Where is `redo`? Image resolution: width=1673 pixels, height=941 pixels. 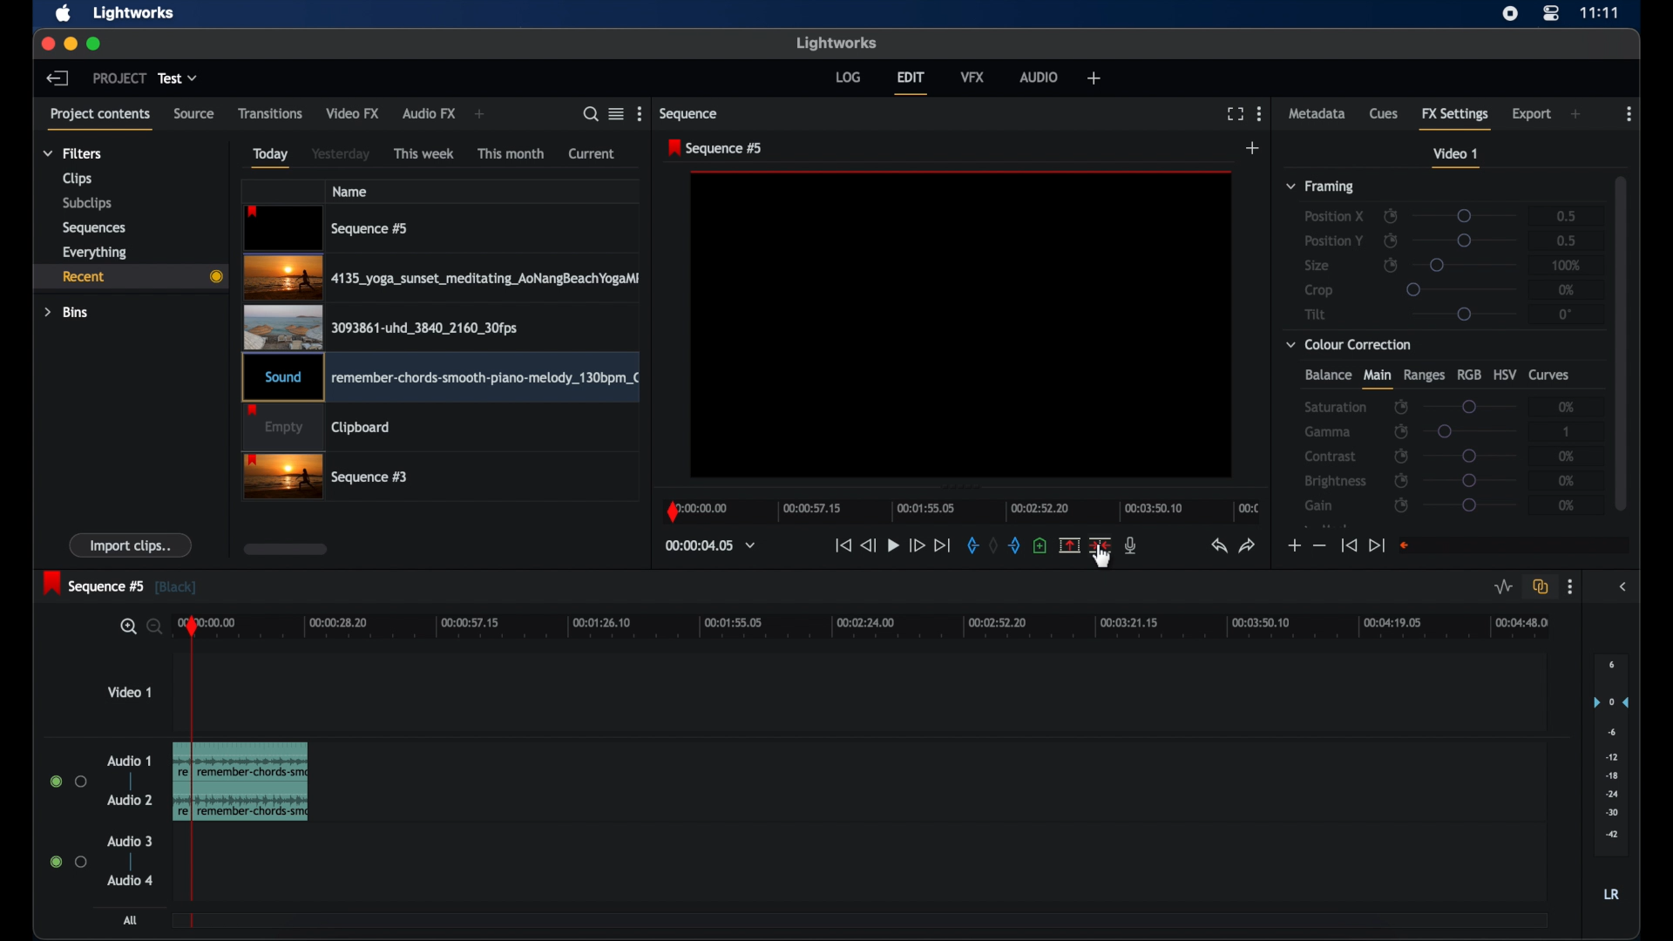
redo is located at coordinates (1248, 546).